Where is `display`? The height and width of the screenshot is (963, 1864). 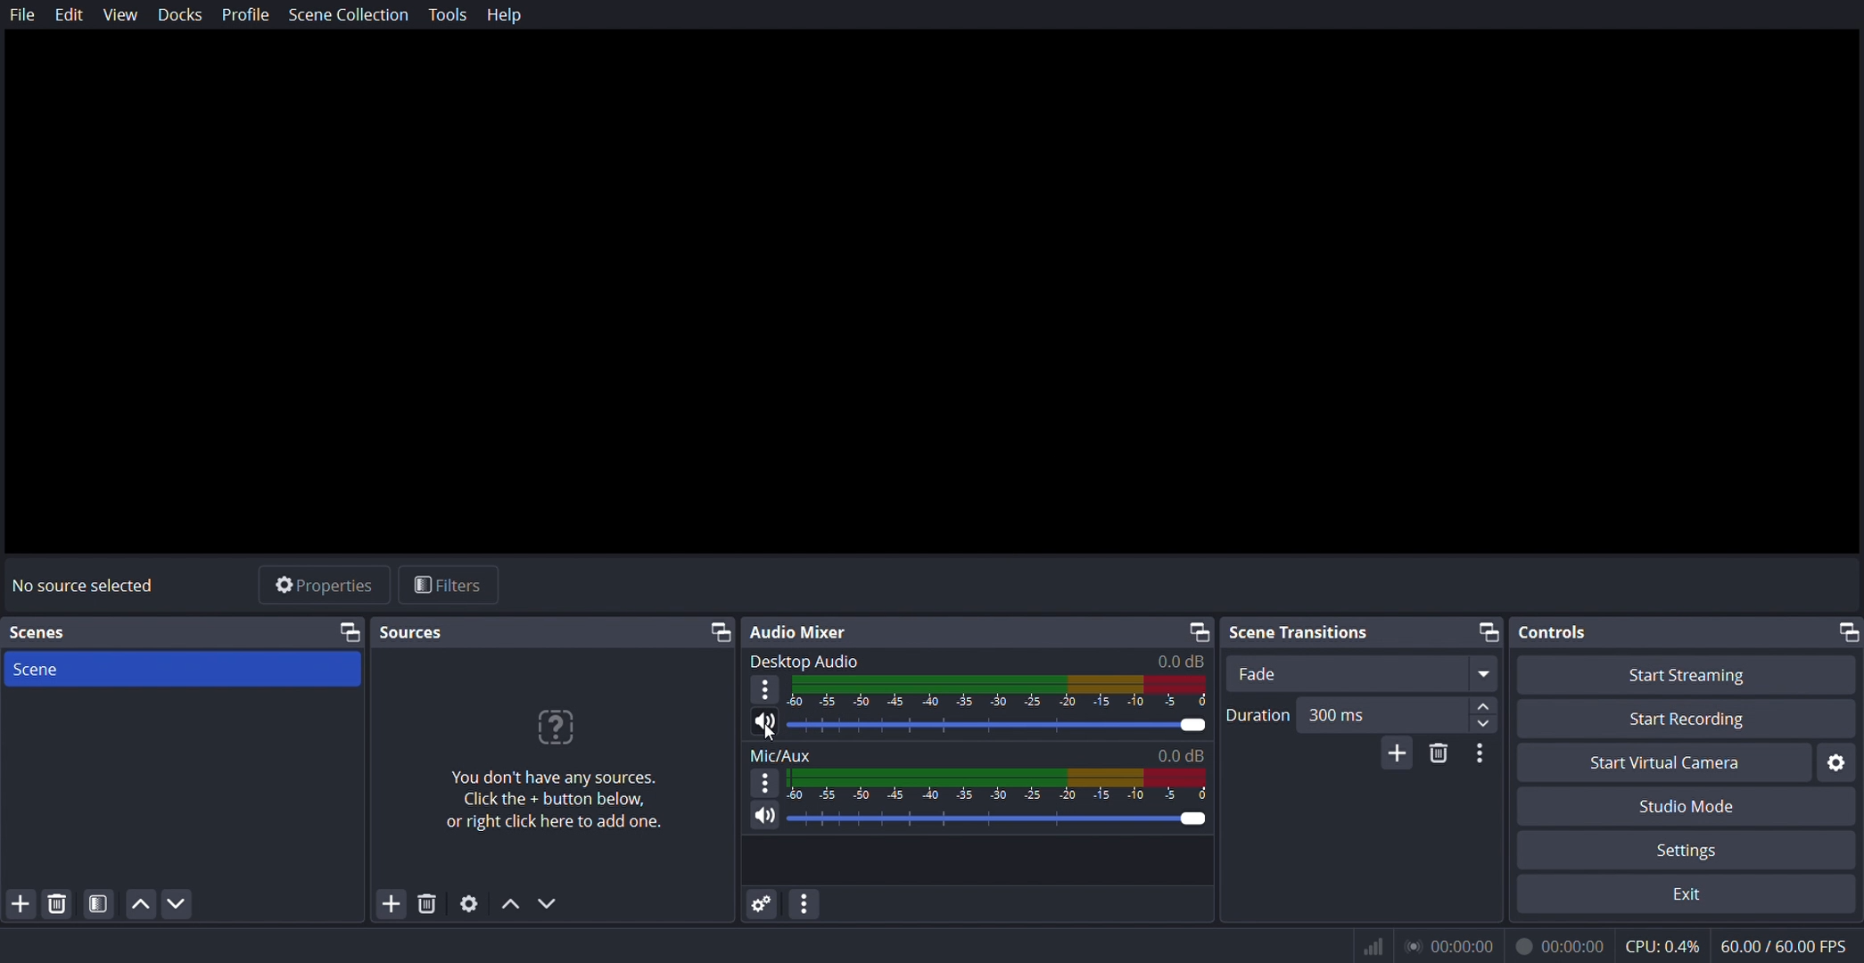 display is located at coordinates (997, 694).